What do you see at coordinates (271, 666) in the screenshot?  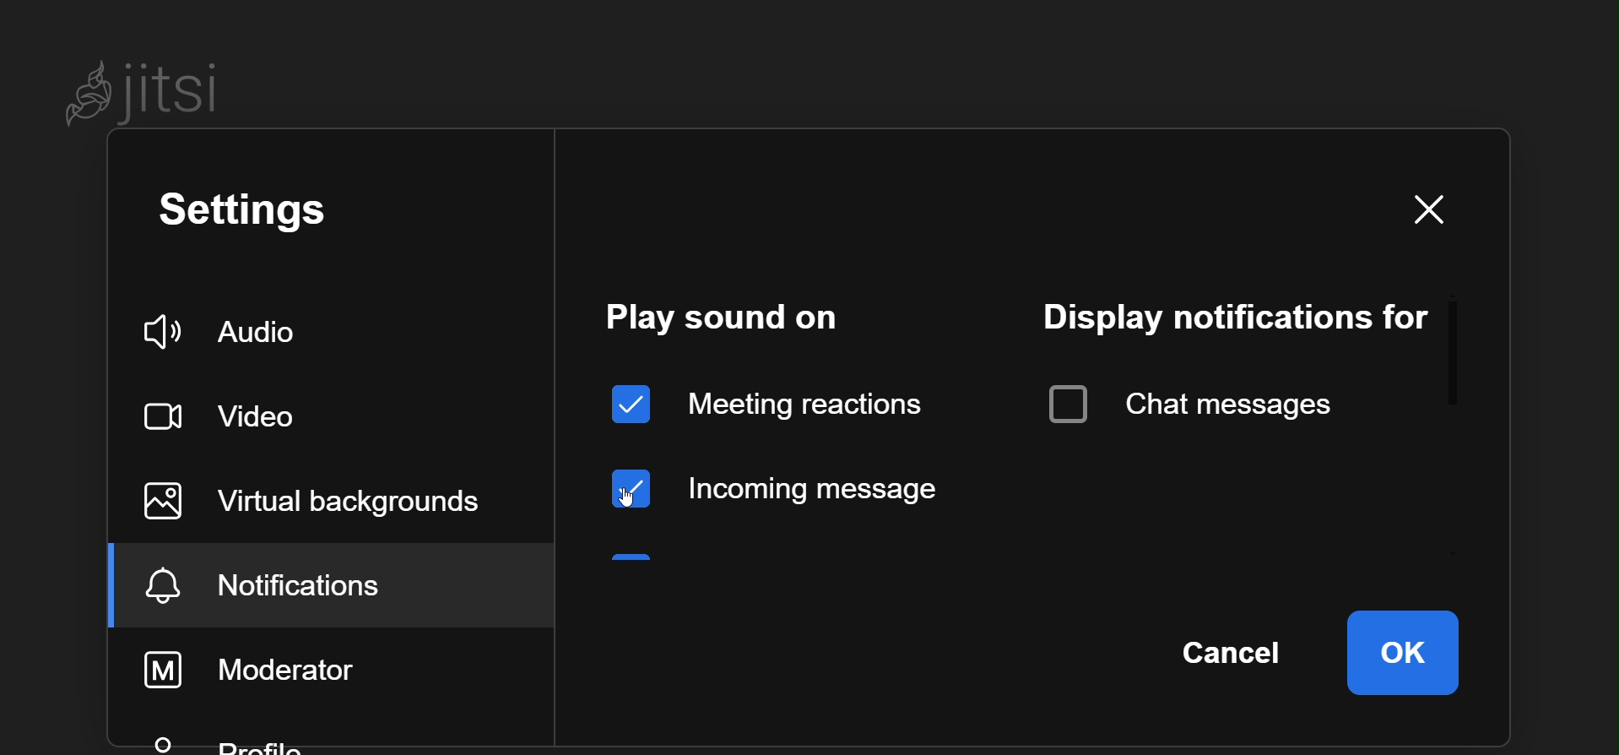 I see `moderator` at bounding box center [271, 666].